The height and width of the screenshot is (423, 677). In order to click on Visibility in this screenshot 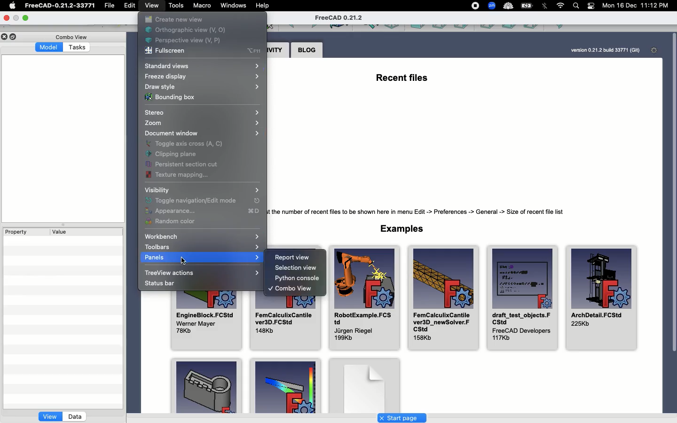, I will do `click(156, 190)`.